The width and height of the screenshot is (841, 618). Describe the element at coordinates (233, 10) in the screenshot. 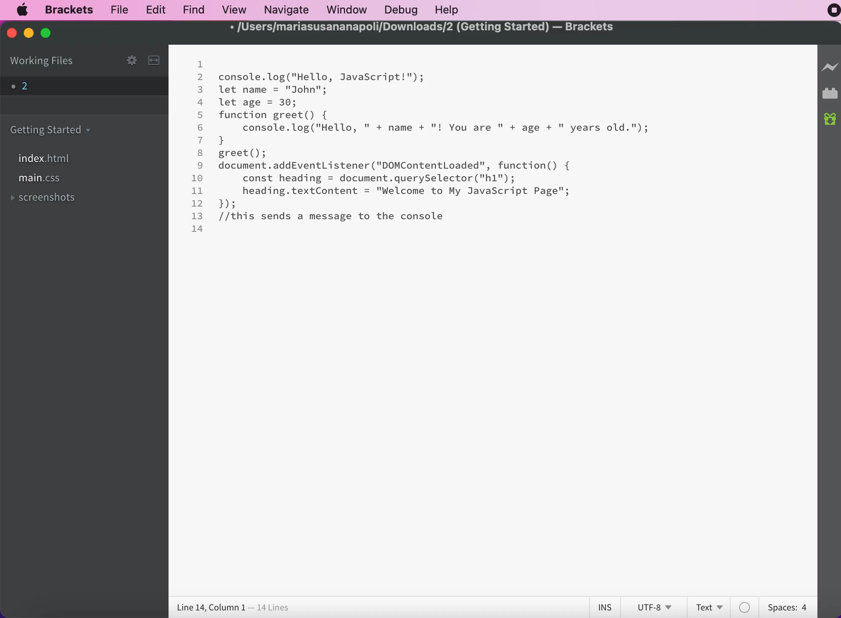

I see `view` at that location.